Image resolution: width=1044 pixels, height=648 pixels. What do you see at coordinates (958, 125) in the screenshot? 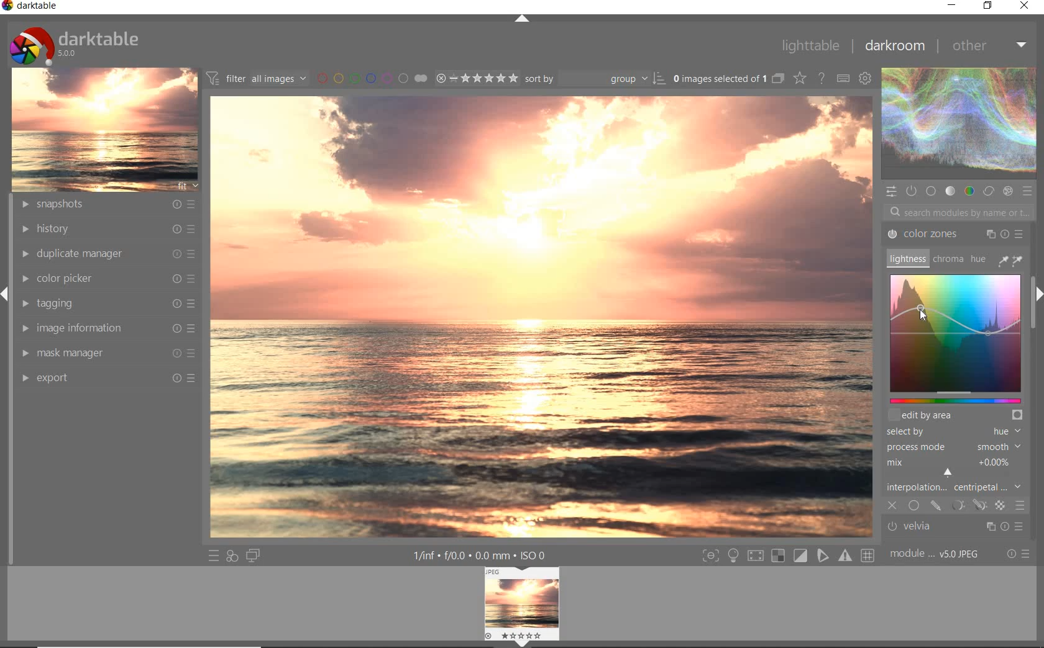
I see `WAVE FORM` at bounding box center [958, 125].